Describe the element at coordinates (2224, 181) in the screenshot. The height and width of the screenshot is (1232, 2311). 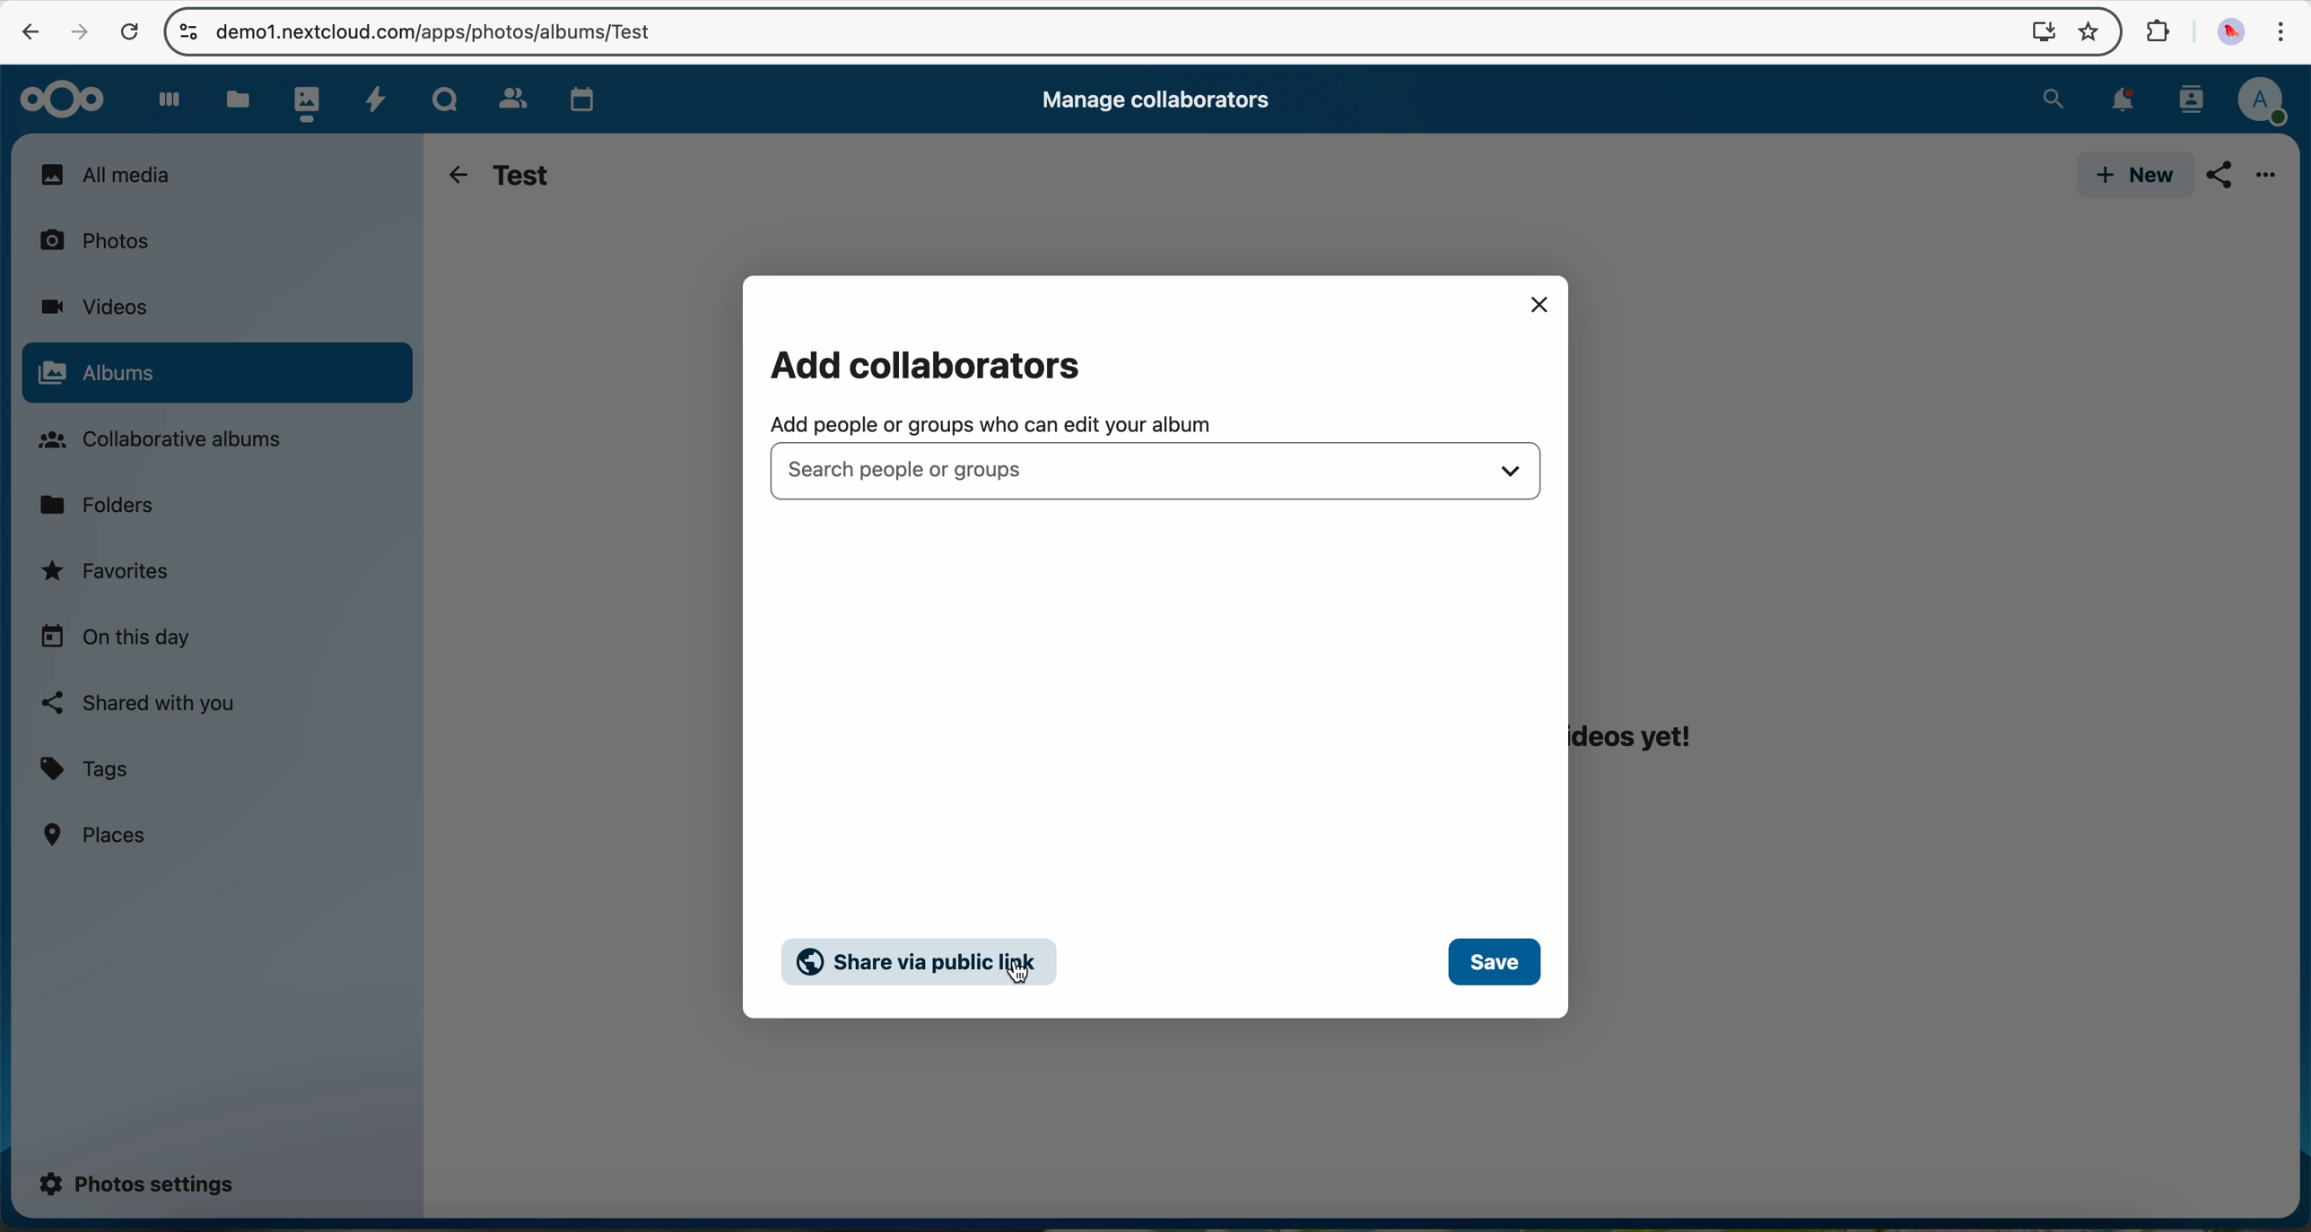
I see `click on share` at that location.